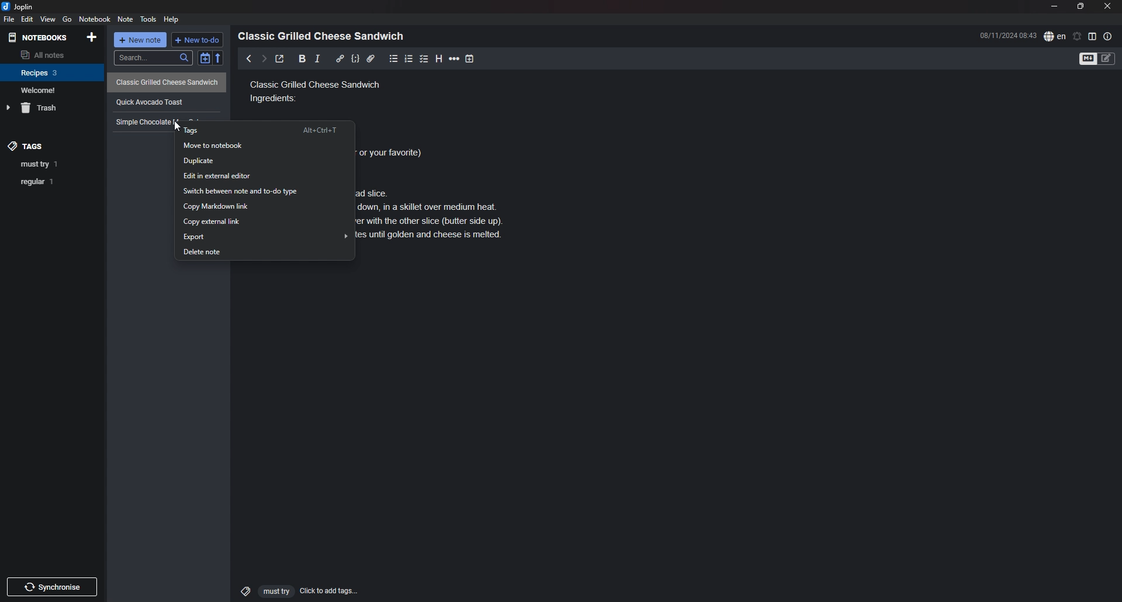 The height and width of the screenshot is (602, 1122). I want to click on Classic Grilled Cheese Sandwich, so click(168, 81).